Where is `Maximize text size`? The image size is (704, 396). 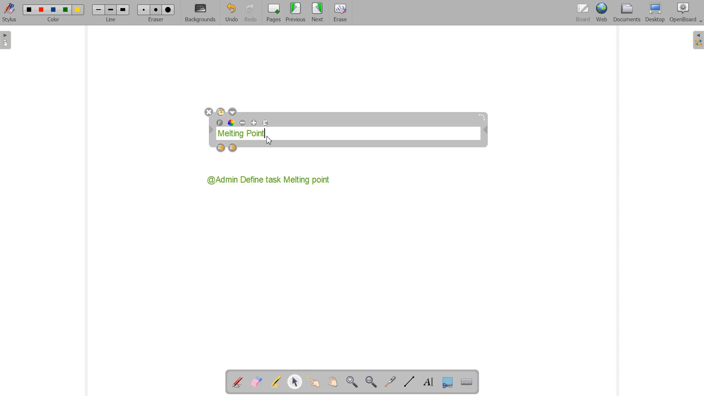
Maximize text size is located at coordinates (254, 123).